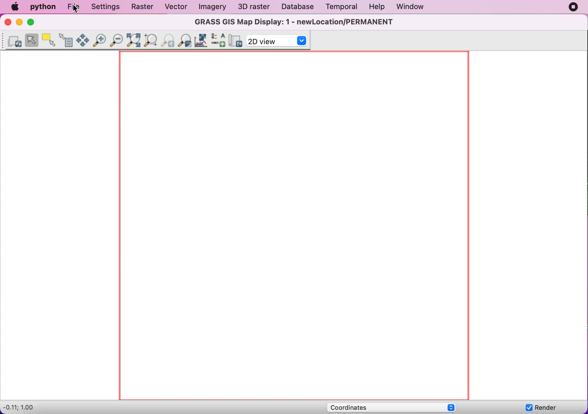 The height and width of the screenshot is (414, 588). Describe the element at coordinates (153, 40) in the screenshot. I see `Zoom to computational region extent` at that location.